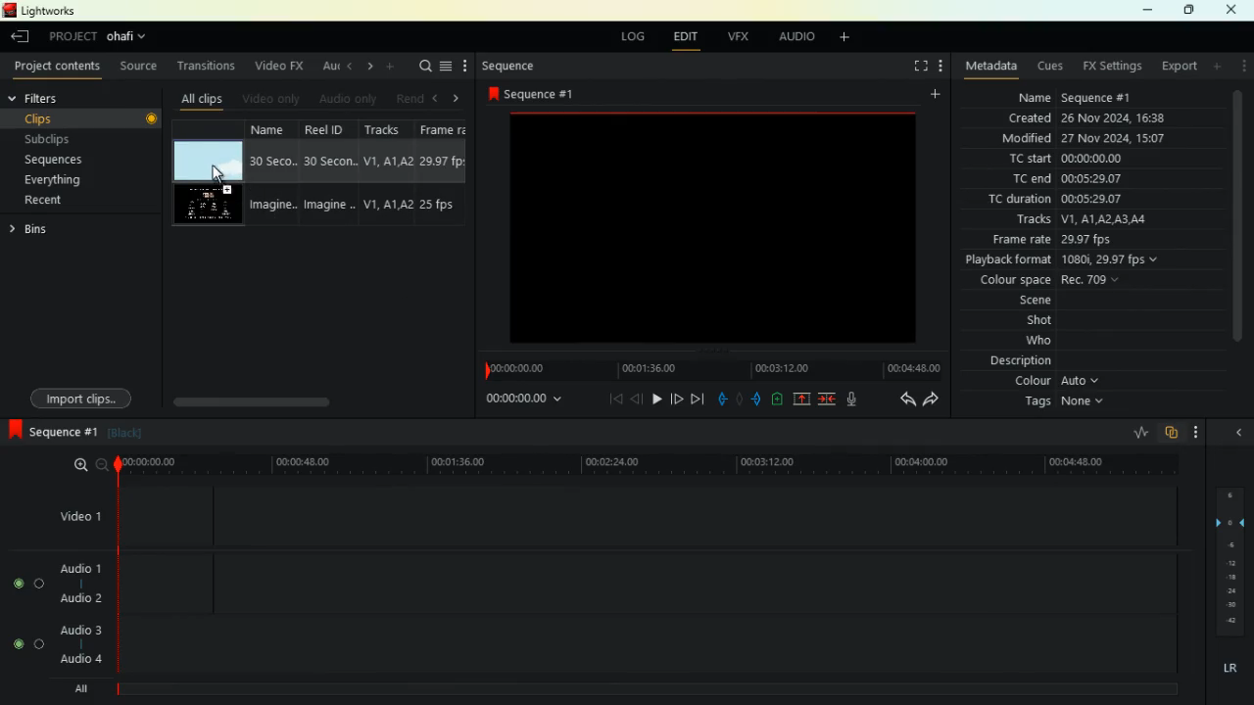  I want to click on scroll, so click(299, 401).